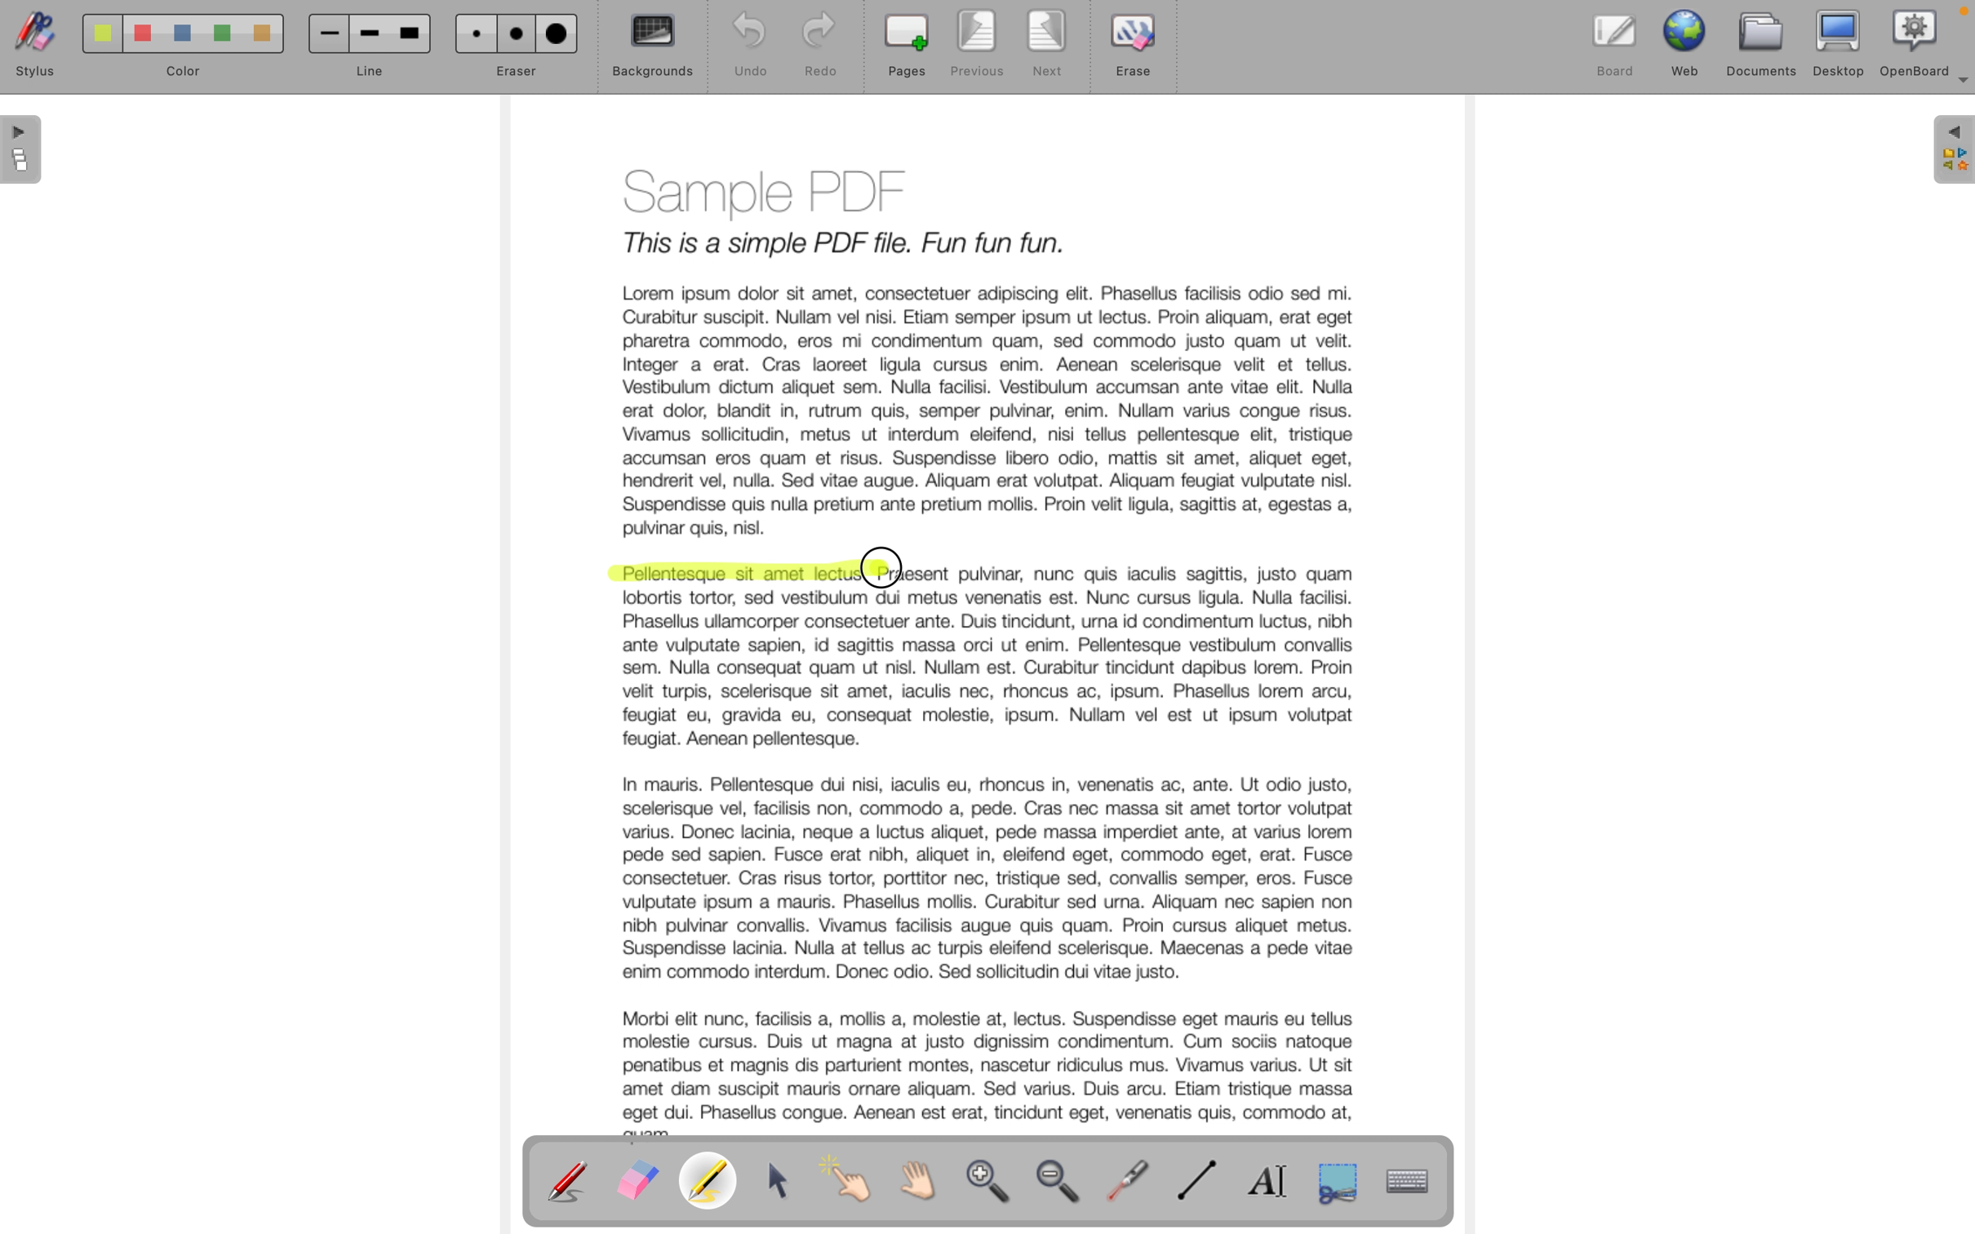 The height and width of the screenshot is (1234, 1975). I want to click on eraser, so click(514, 47).